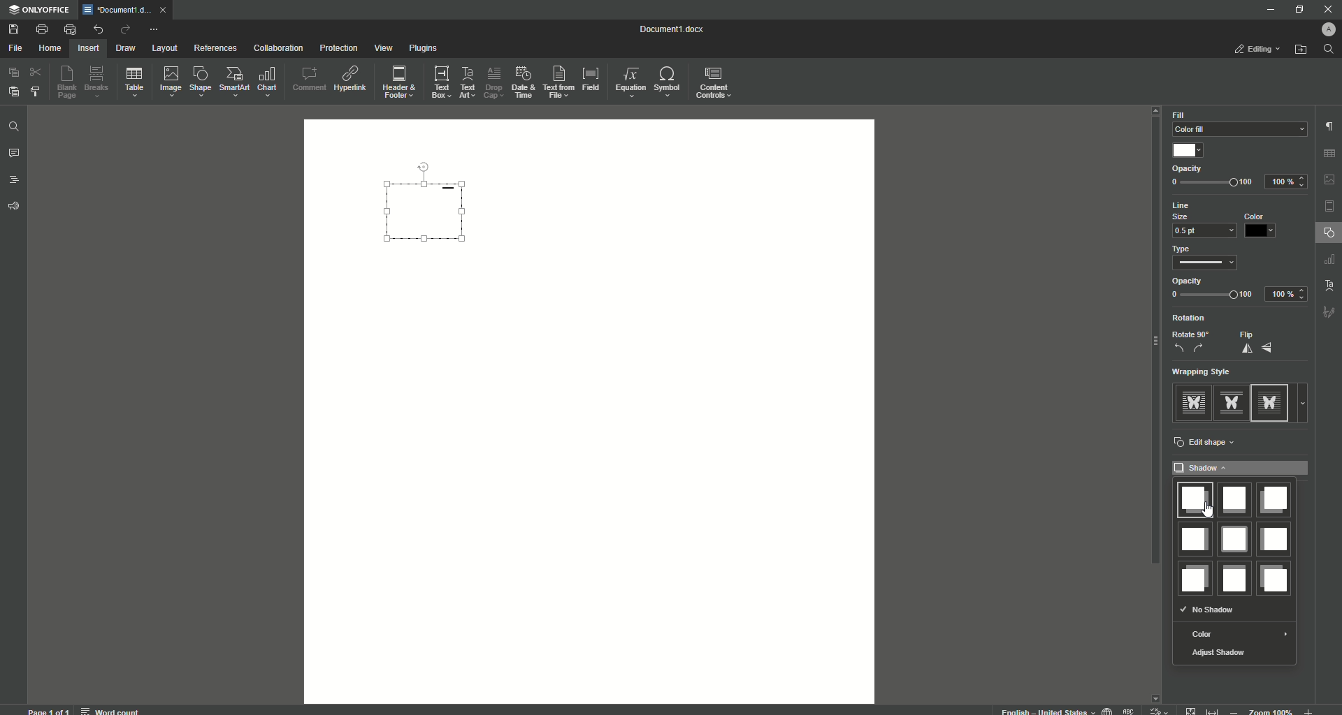 This screenshot has height=715, width=1342. I want to click on Collaboration, so click(278, 50).